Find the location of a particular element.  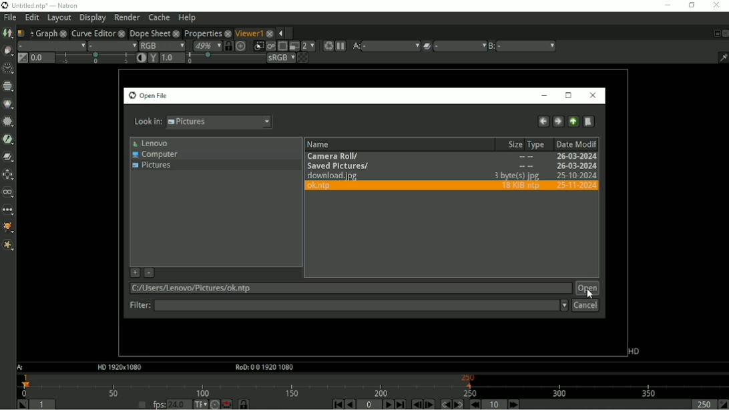

File is located at coordinates (10, 18).